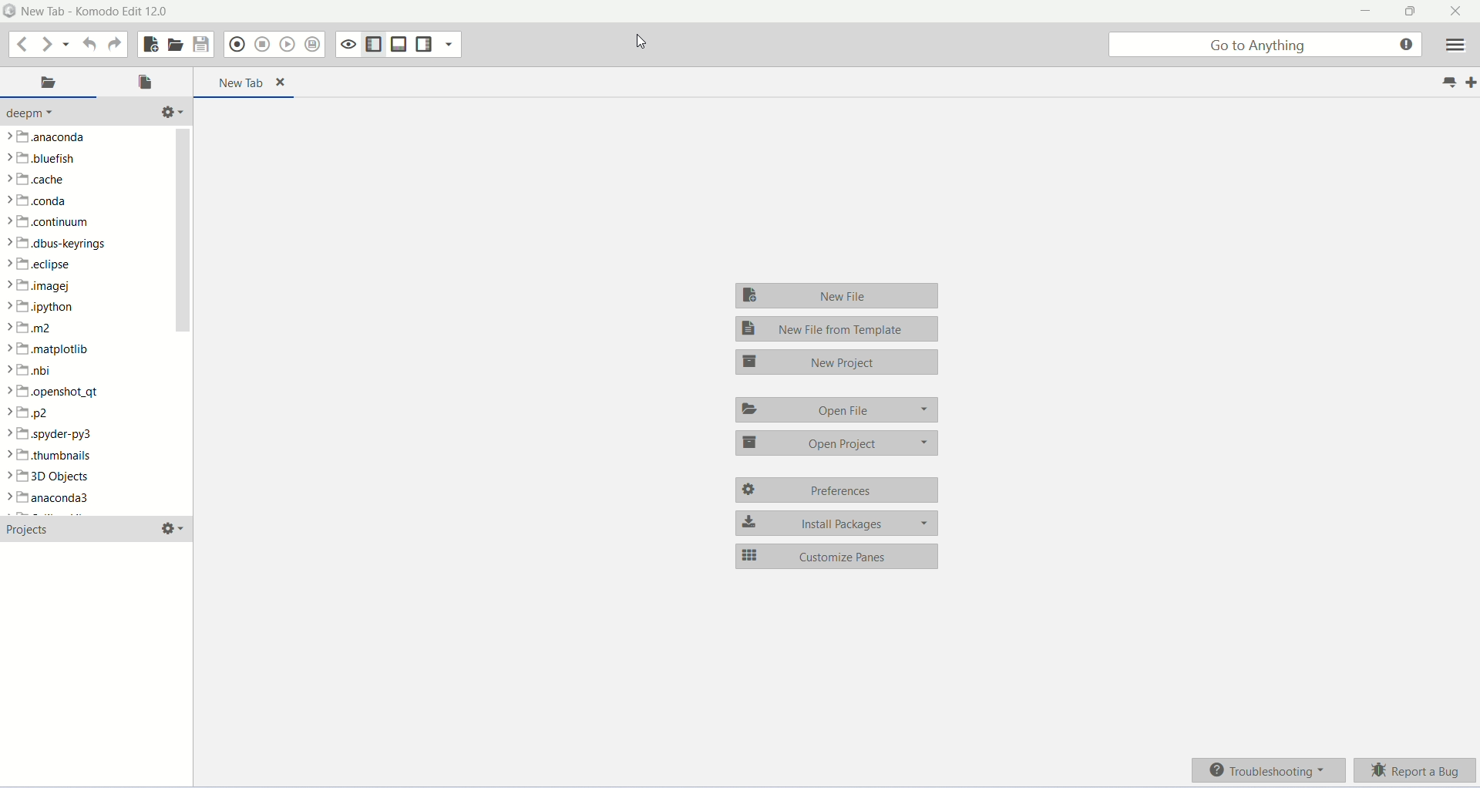 The image size is (1480, 788). I want to click on undo, so click(86, 44).